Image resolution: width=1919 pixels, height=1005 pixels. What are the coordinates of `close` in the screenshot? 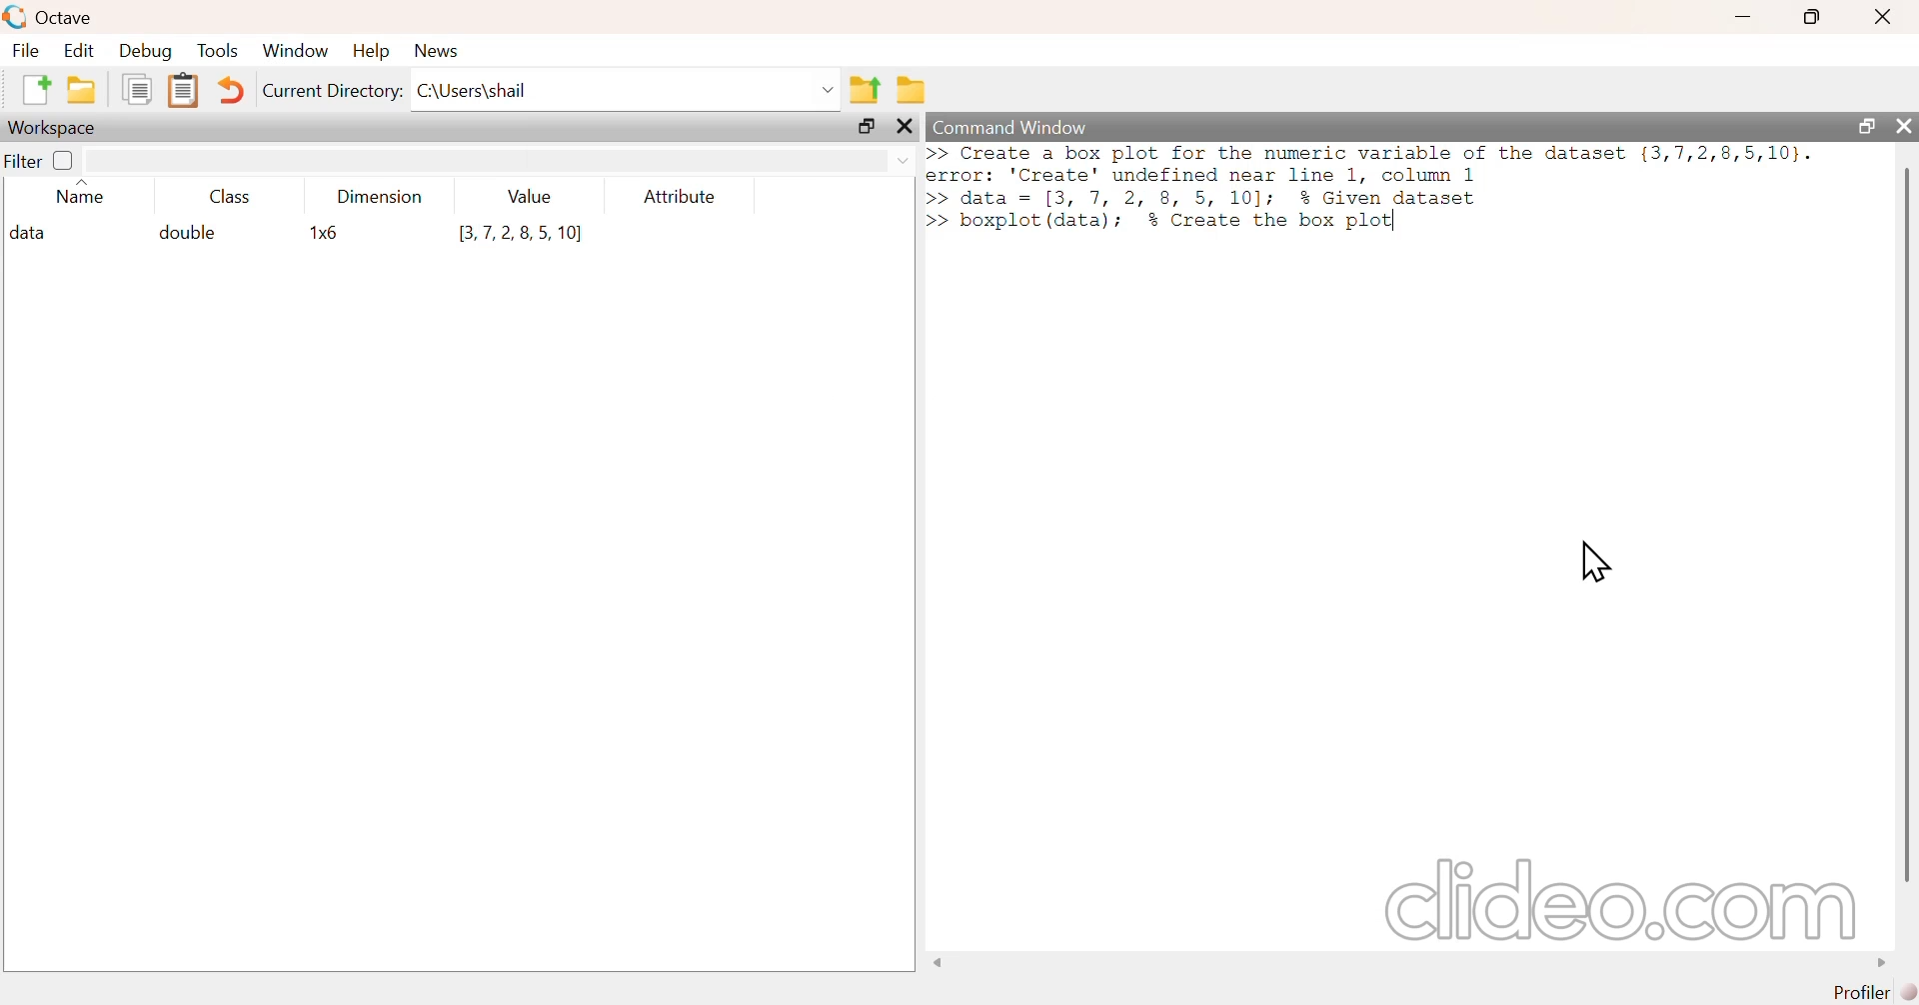 It's located at (904, 126).